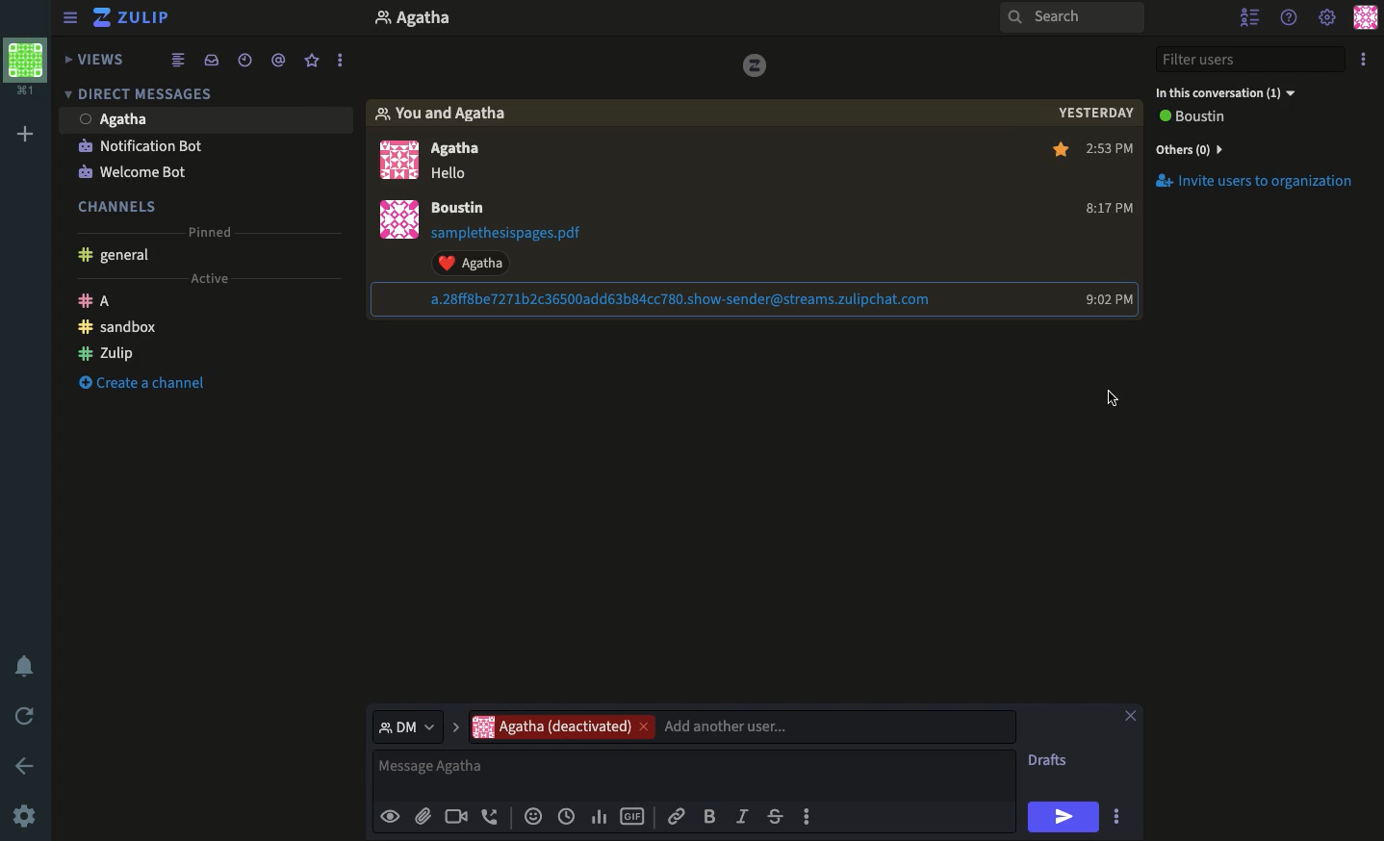 The height and width of the screenshot is (841, 1384). I want to click on add another Users, so click(838, 726).